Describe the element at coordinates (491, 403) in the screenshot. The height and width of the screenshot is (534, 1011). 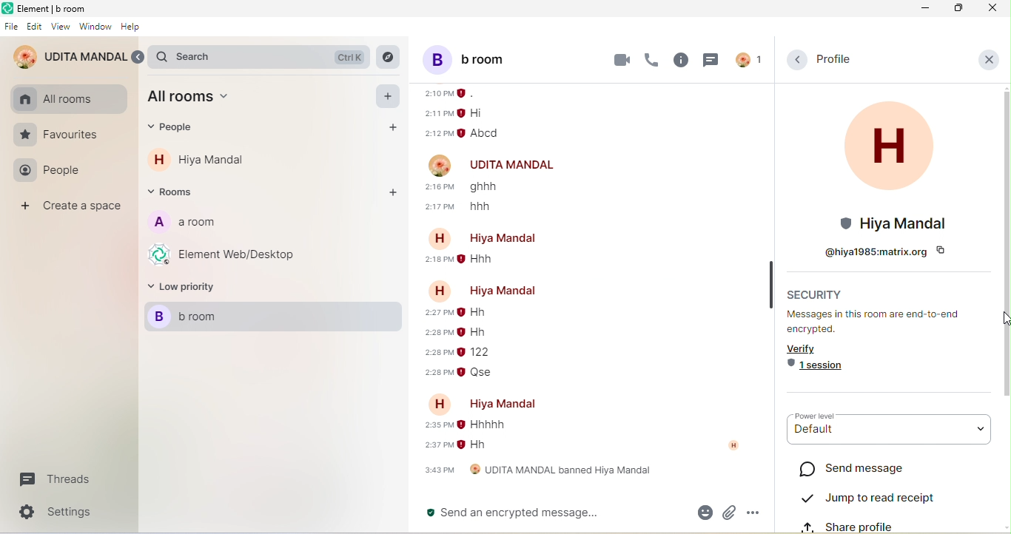
I see `account name-hiya mandal` at that location.